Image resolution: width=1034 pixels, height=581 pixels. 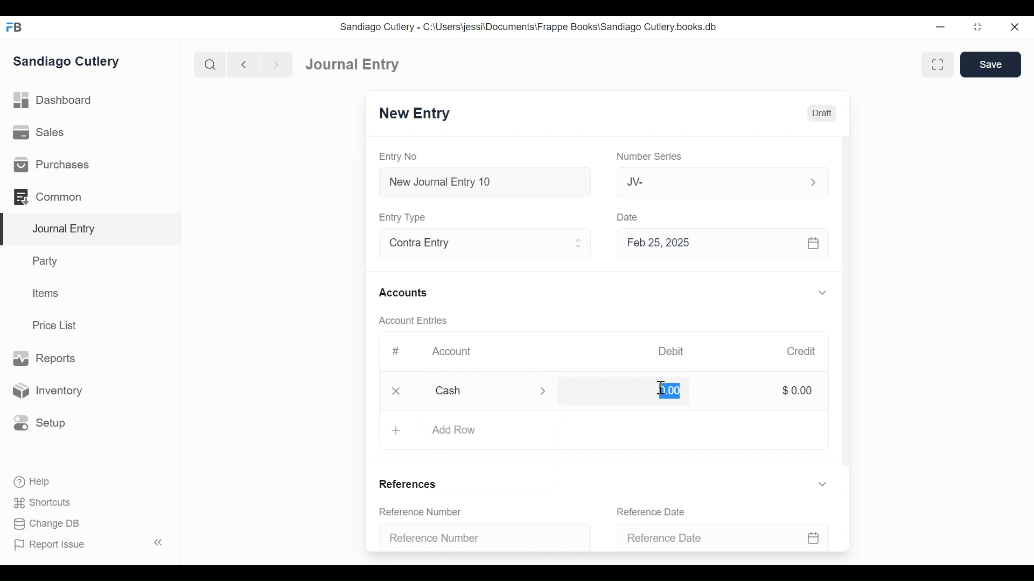 What do you see at coordinates (211, 64) in the screenshot?
I see `Search` at bounding box center [211, 64].